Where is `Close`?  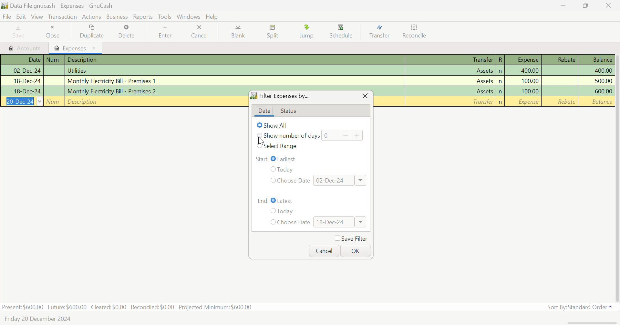
Close is located at coordinates (609, 5).